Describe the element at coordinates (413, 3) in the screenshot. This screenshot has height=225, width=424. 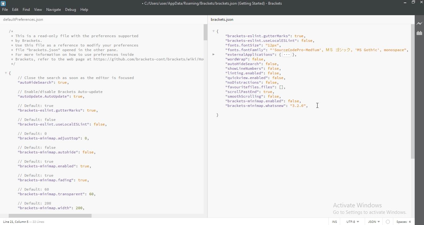
I see `restore` at that location.